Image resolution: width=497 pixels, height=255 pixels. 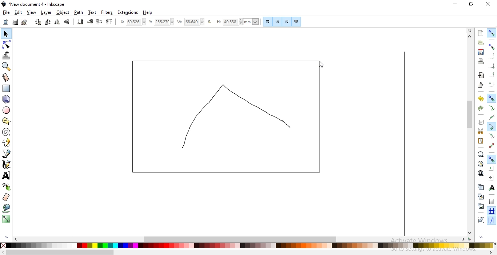 I want to click on snap to grids, so click(x=491, y=211).